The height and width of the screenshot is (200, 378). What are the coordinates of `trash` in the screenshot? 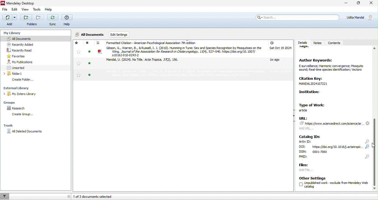 It's located at (12, 125).